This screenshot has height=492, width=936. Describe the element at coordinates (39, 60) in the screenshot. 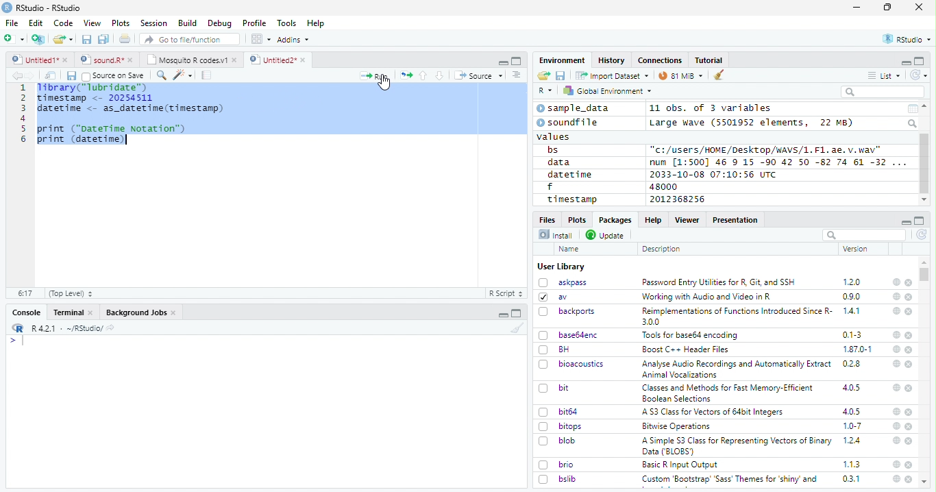

I see `Untitled1*` at that location.